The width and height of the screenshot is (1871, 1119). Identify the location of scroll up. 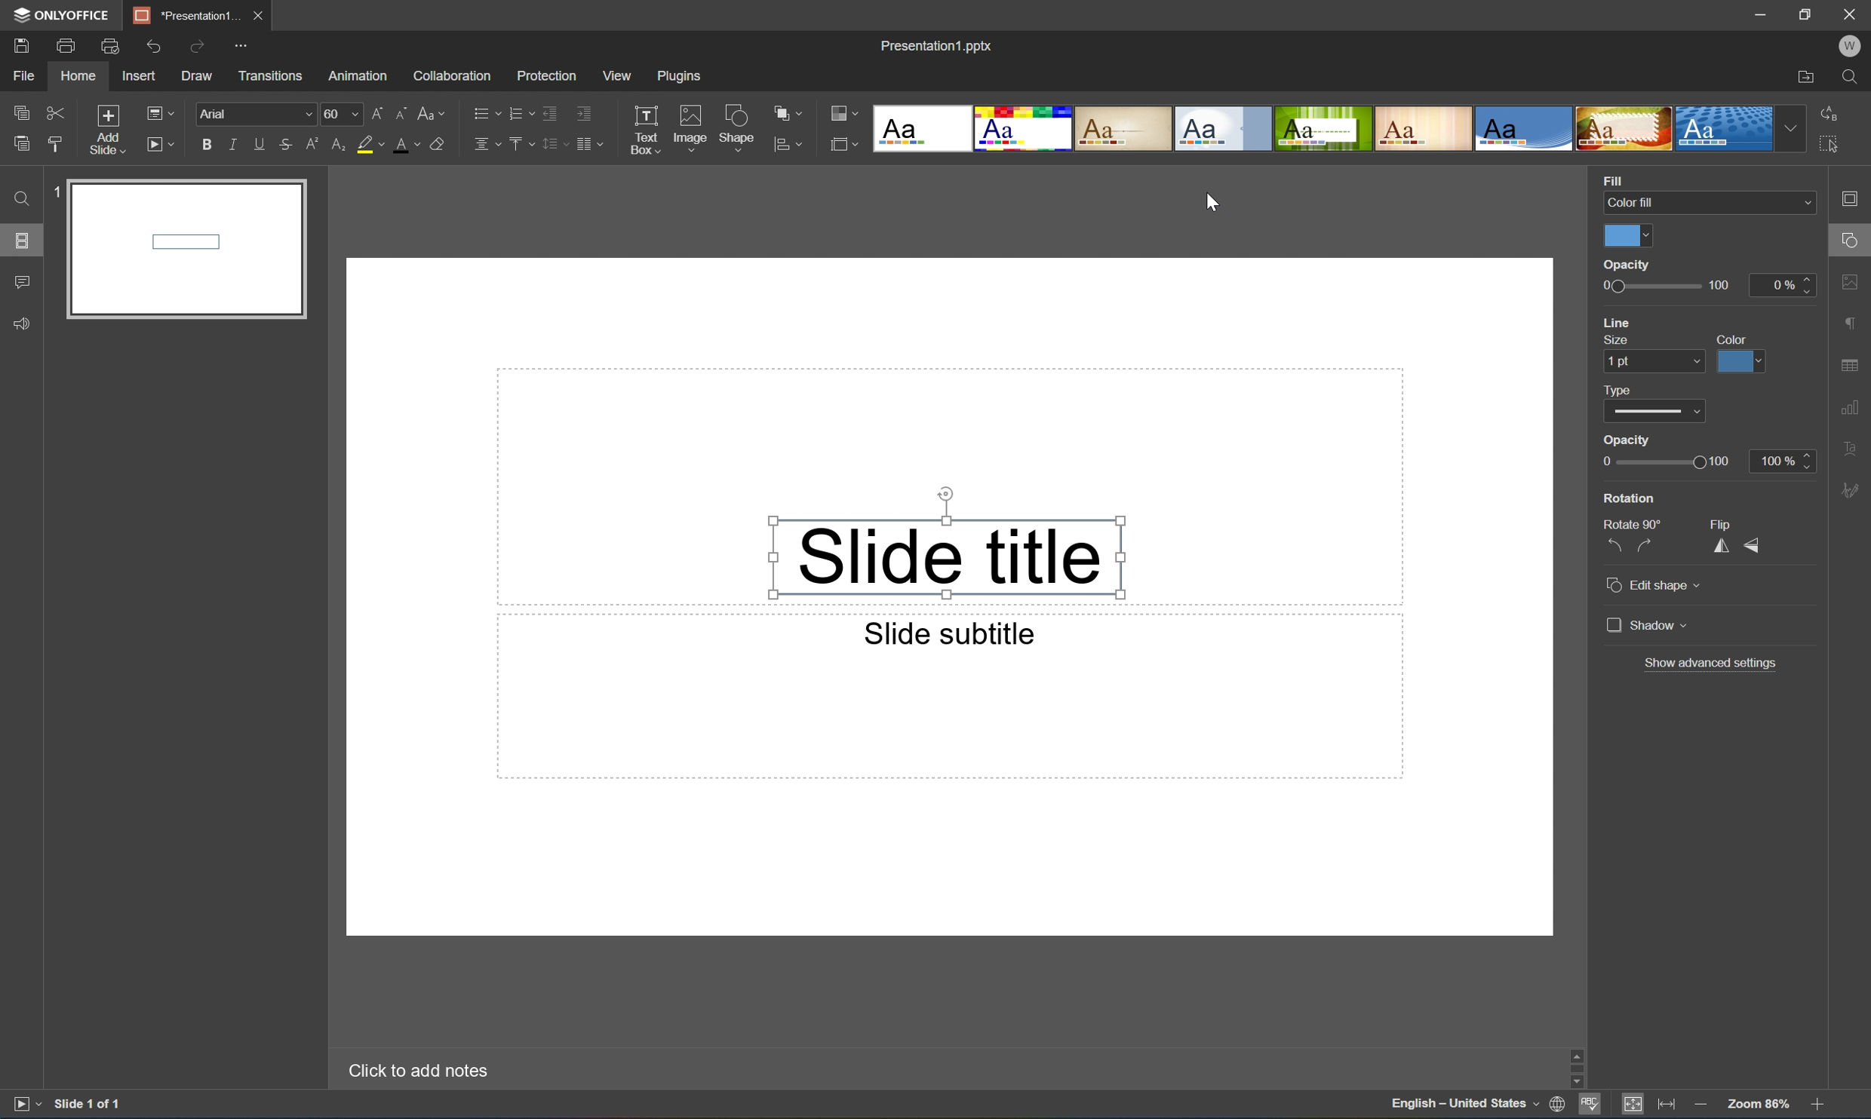
(1814, 1053).